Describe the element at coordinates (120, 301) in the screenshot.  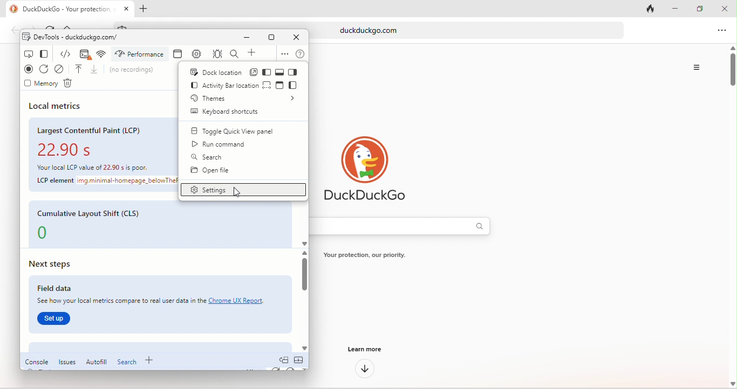
I see `See how your local metrics compare to real user data in the` at that location.